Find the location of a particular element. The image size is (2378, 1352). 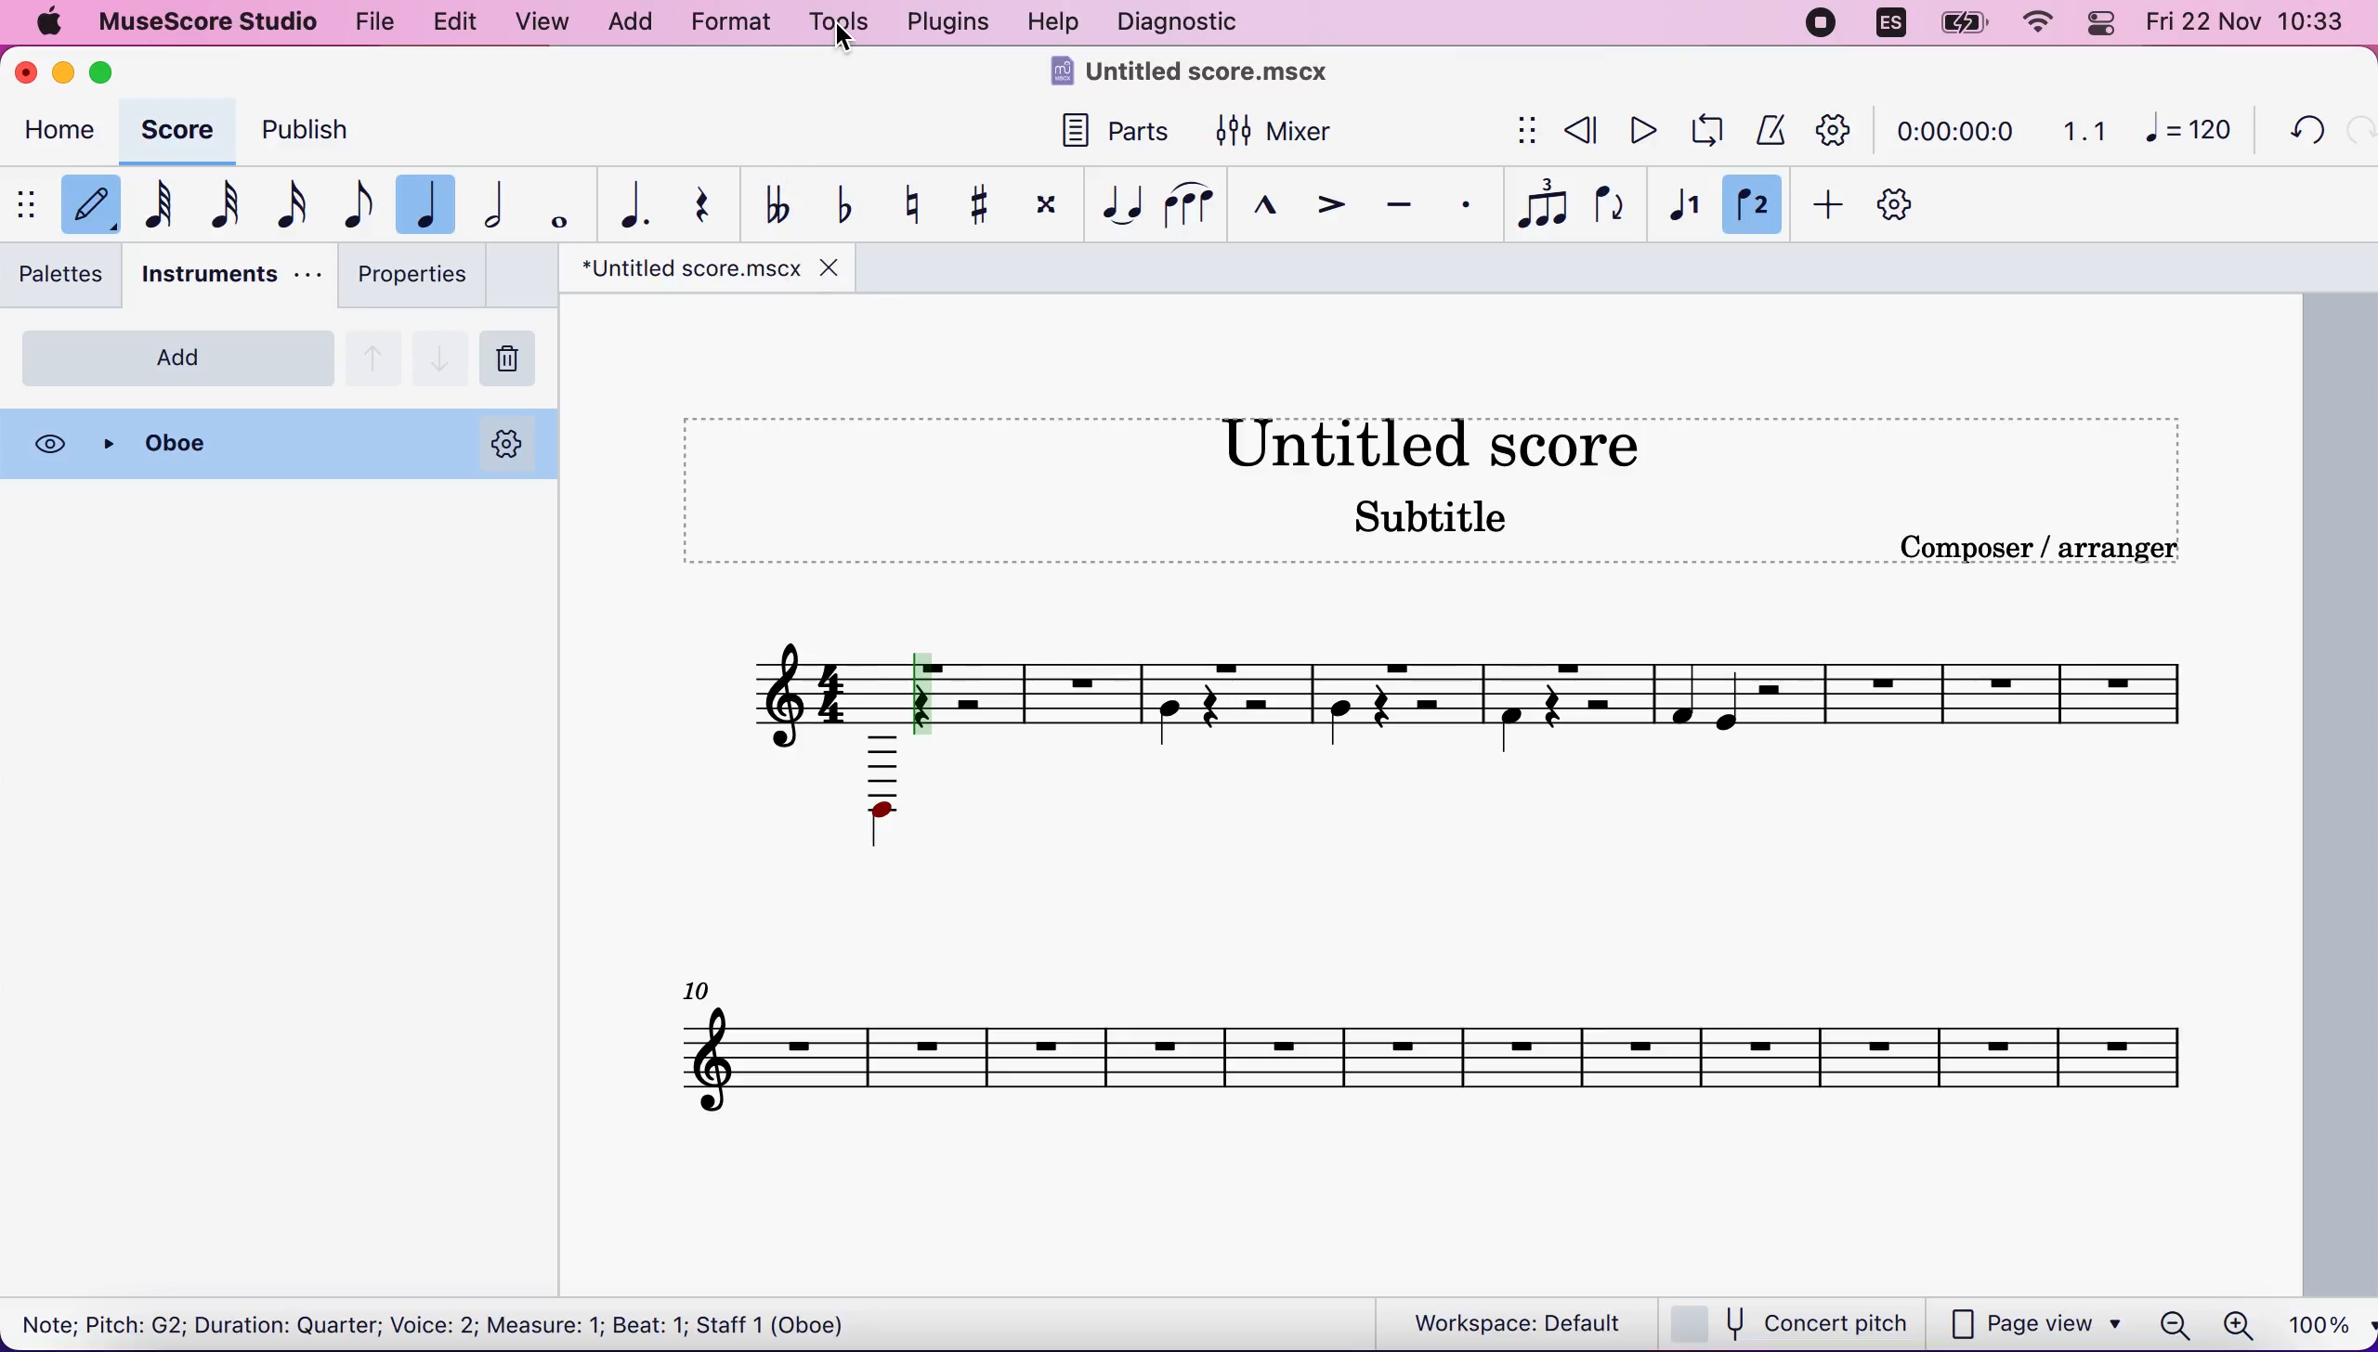

play is located at coordinates (1635, 134).